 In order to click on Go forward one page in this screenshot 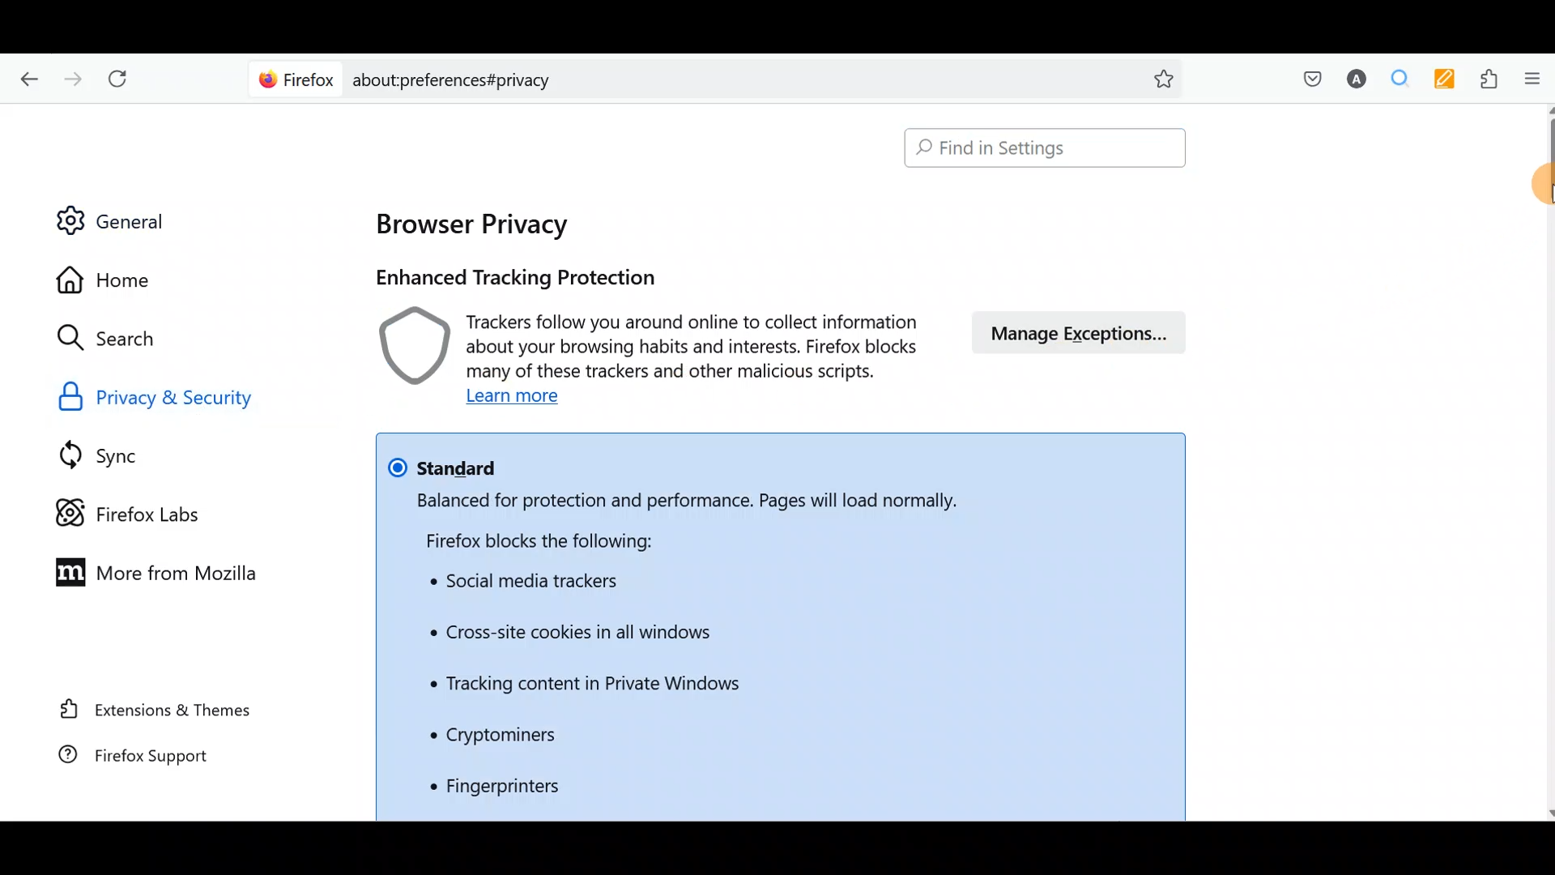, I will do `click(71, 75)`.